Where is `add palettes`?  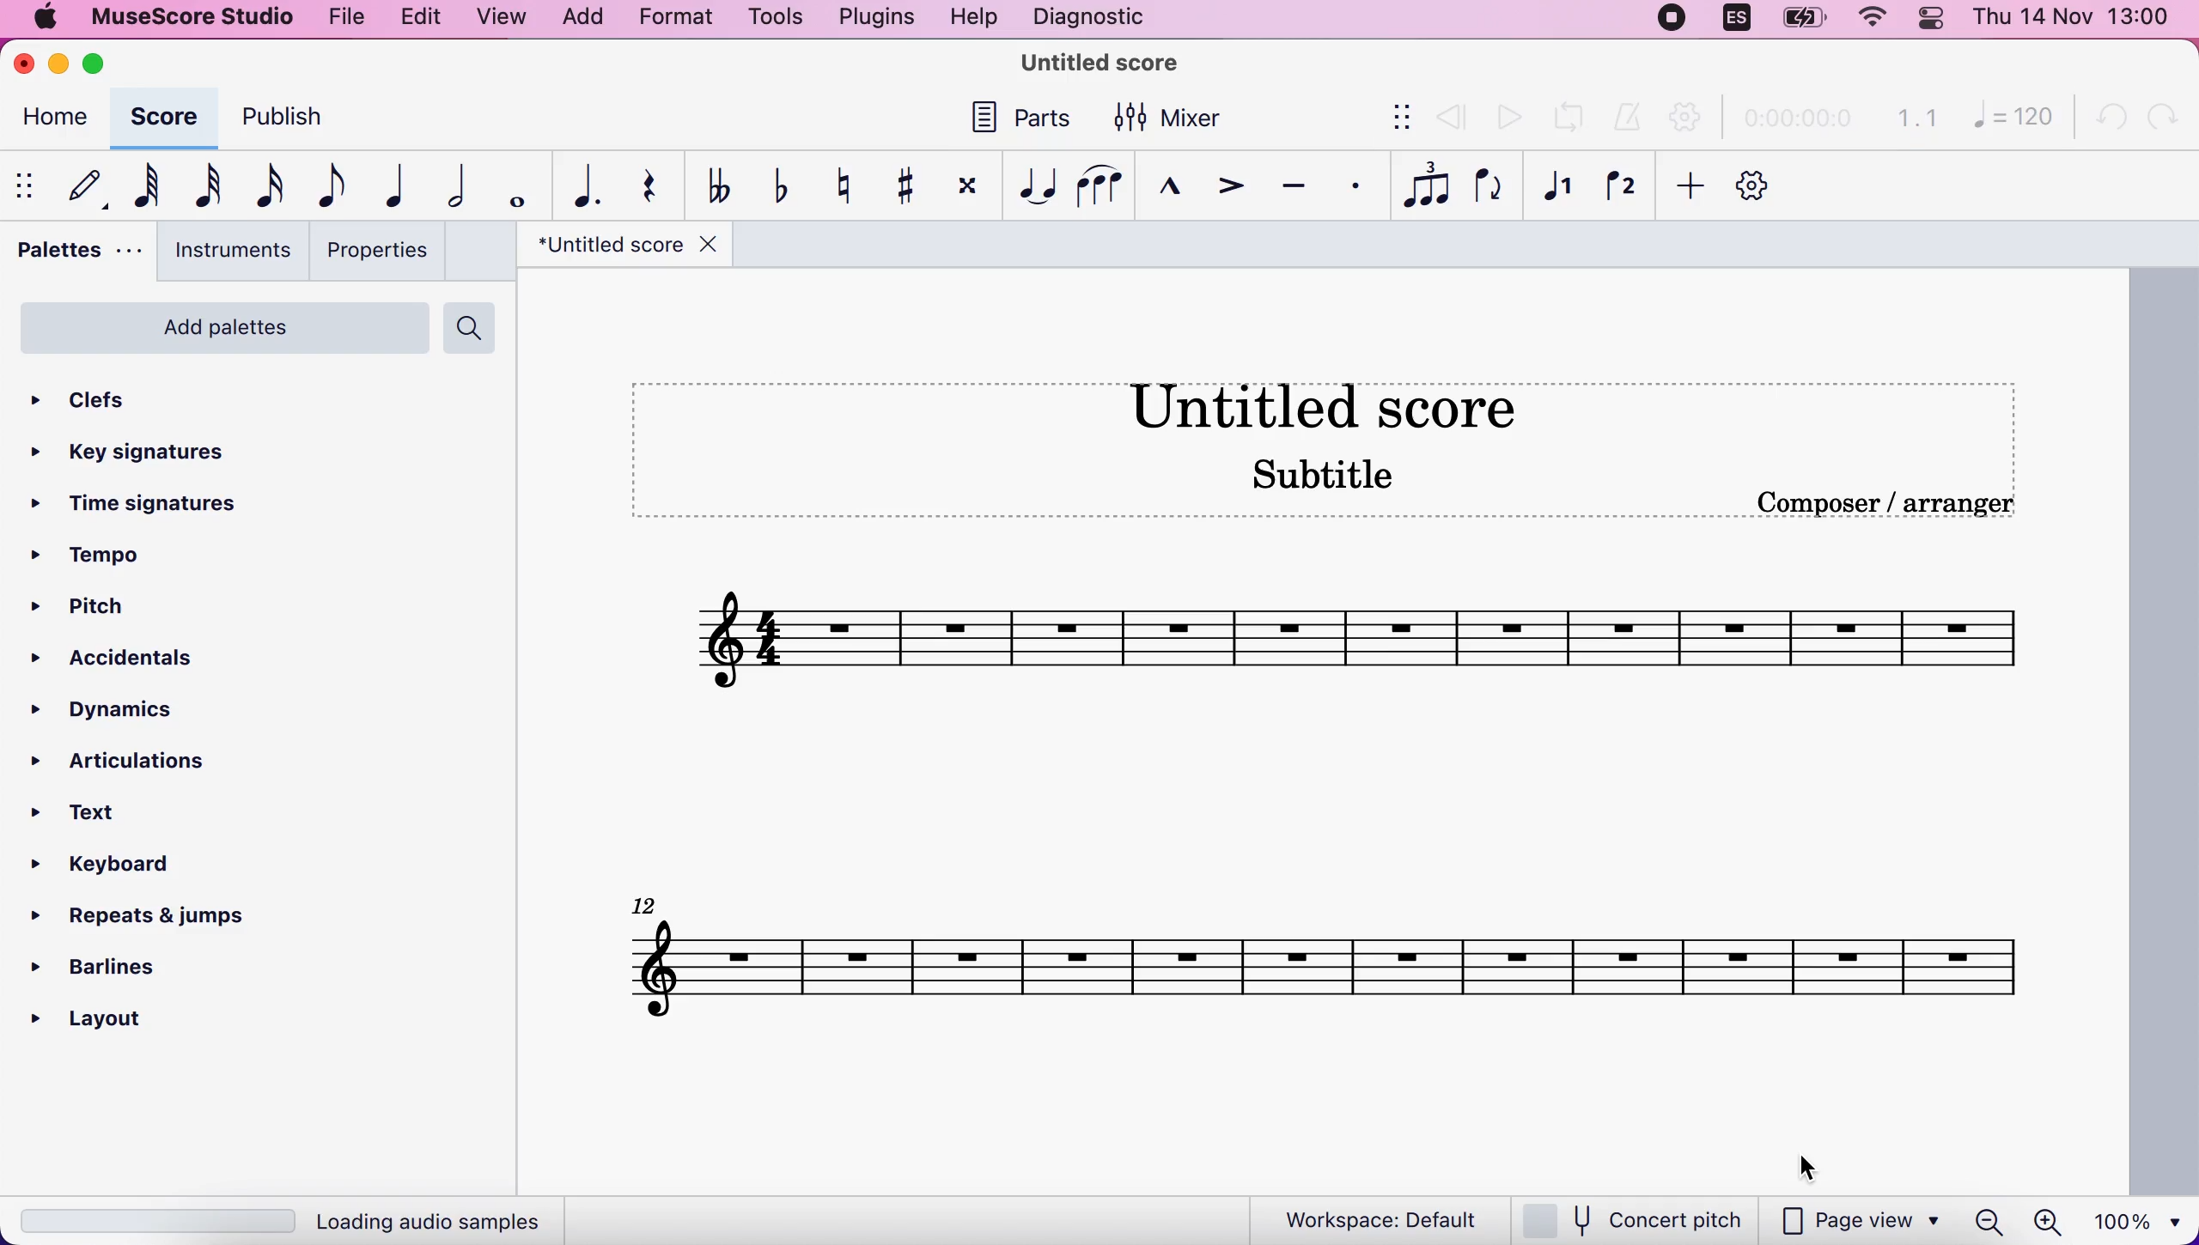
add palettes is located at coordinates (217, 328).